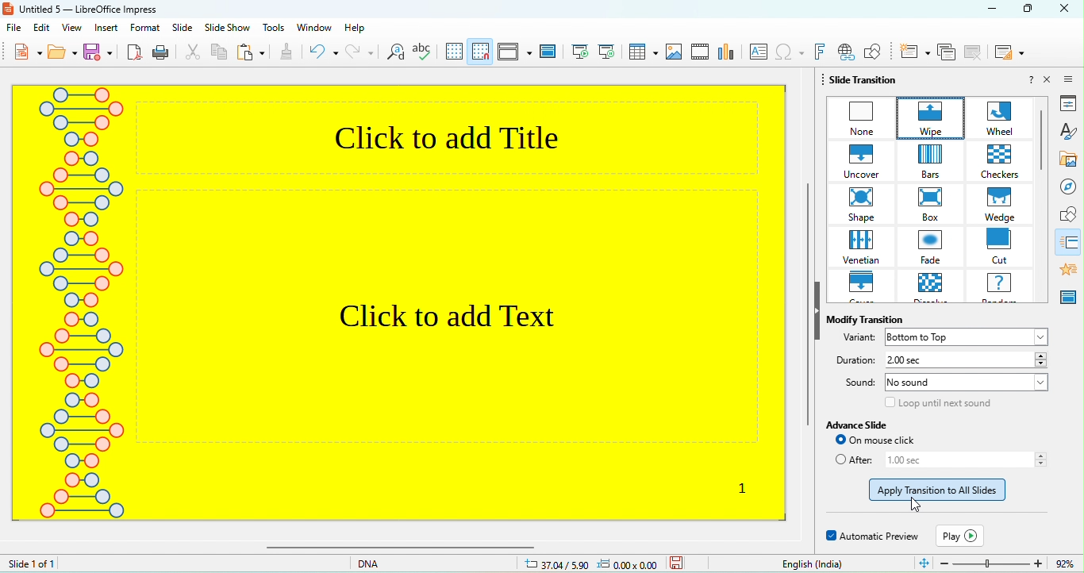 Image resolution: width=1084 pixels, height=573 pixels. Describe the element at coordinates (855, 339) in the screenshot. I see `variant` at that location.